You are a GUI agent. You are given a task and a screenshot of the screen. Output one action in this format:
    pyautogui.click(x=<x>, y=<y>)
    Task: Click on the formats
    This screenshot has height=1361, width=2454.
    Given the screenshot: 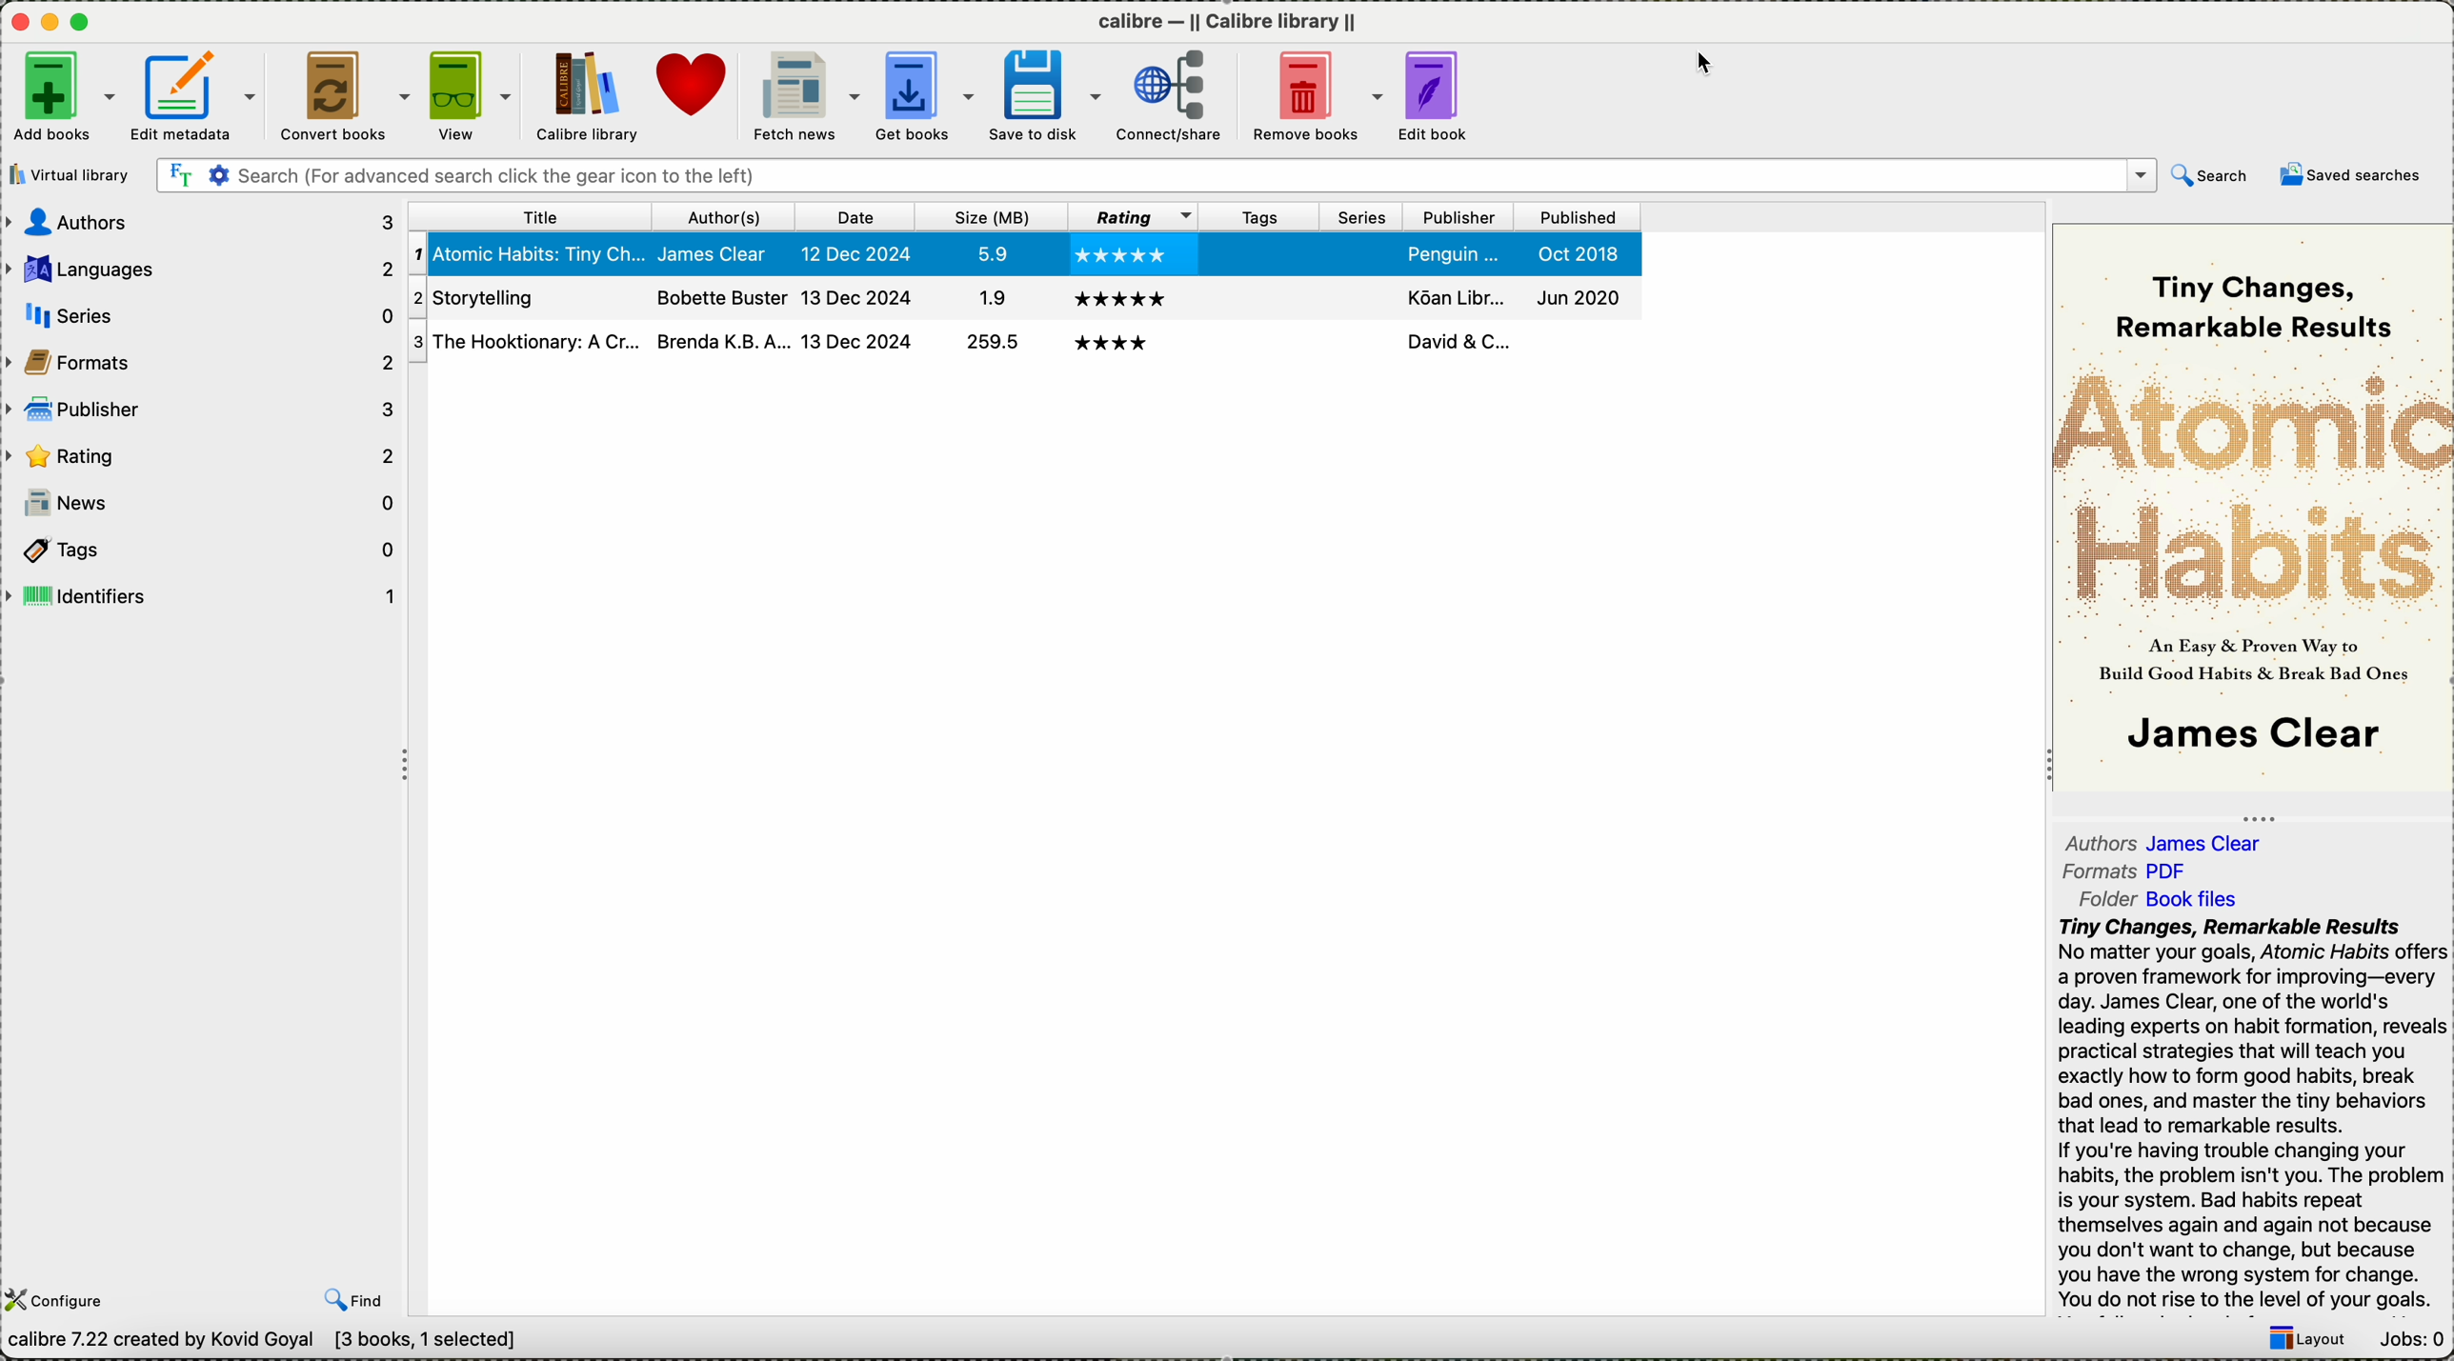 What is the action you would take?
    pyautogui.click(x=201, y=360)
    